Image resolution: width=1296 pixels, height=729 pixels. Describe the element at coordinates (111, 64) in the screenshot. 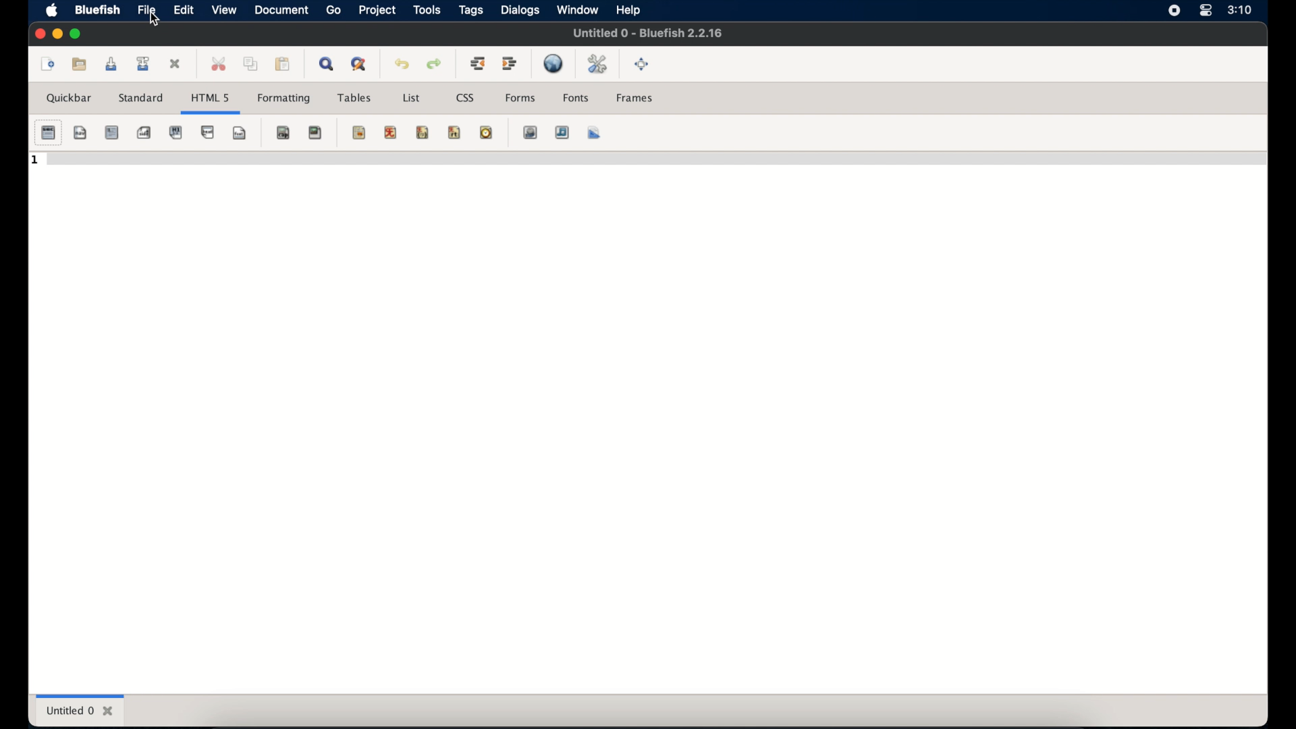

I see `save current file` at that location.